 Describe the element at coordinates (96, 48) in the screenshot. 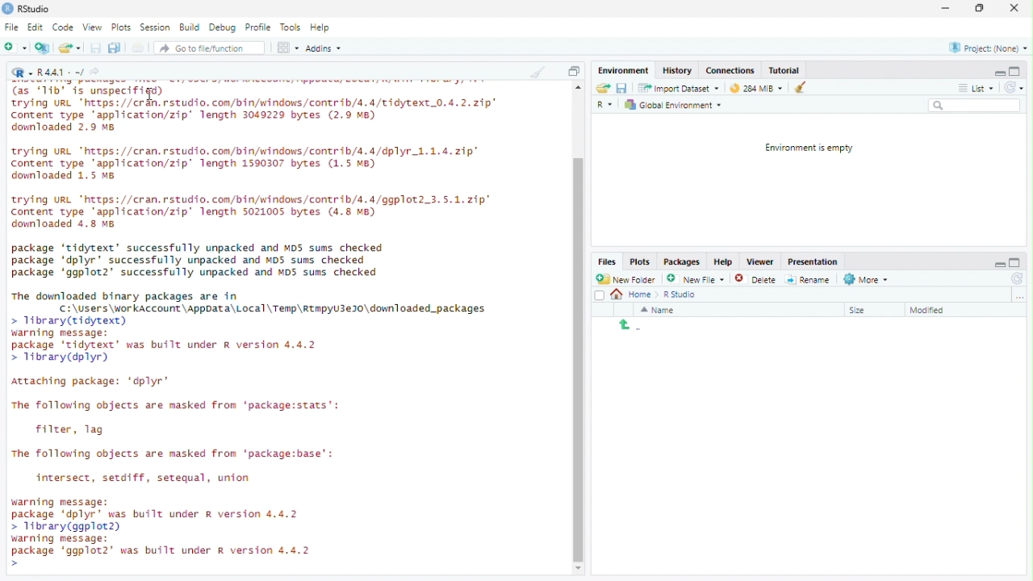

I see `Save` at that location.